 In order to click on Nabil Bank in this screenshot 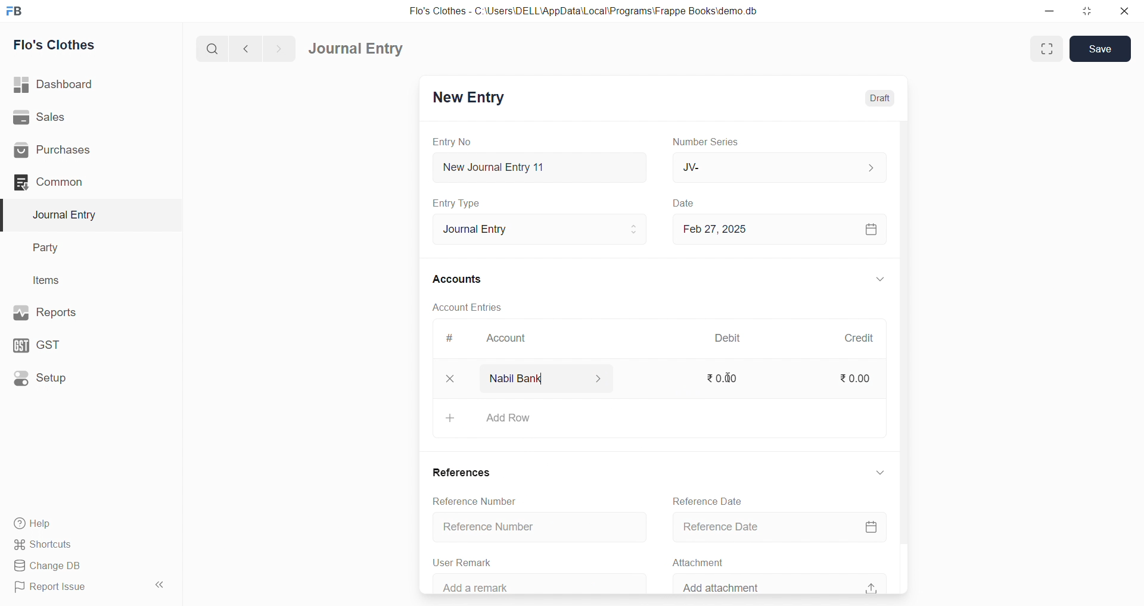, I will do `click(546, 380)`.